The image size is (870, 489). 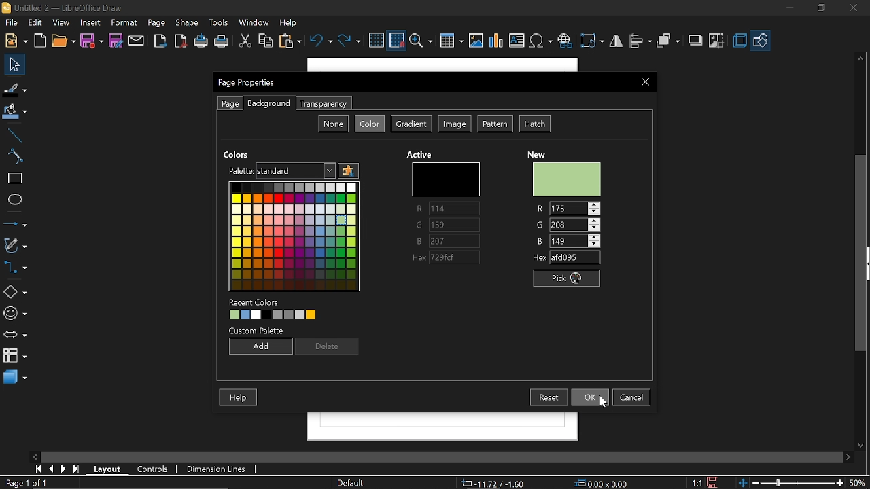 What do you see at coordinates (298, 316) in the screenshot?
I see `Recent colors` at bounding box center [298, 316].